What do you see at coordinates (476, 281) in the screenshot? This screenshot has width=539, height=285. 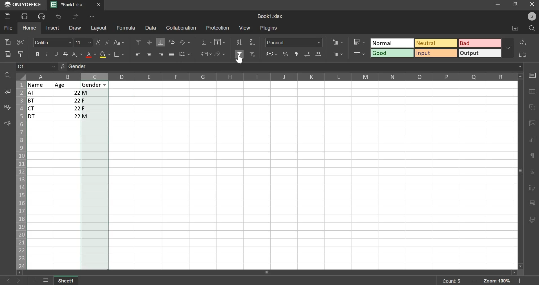 I see `zoom out` at bounding box center [476, 281].